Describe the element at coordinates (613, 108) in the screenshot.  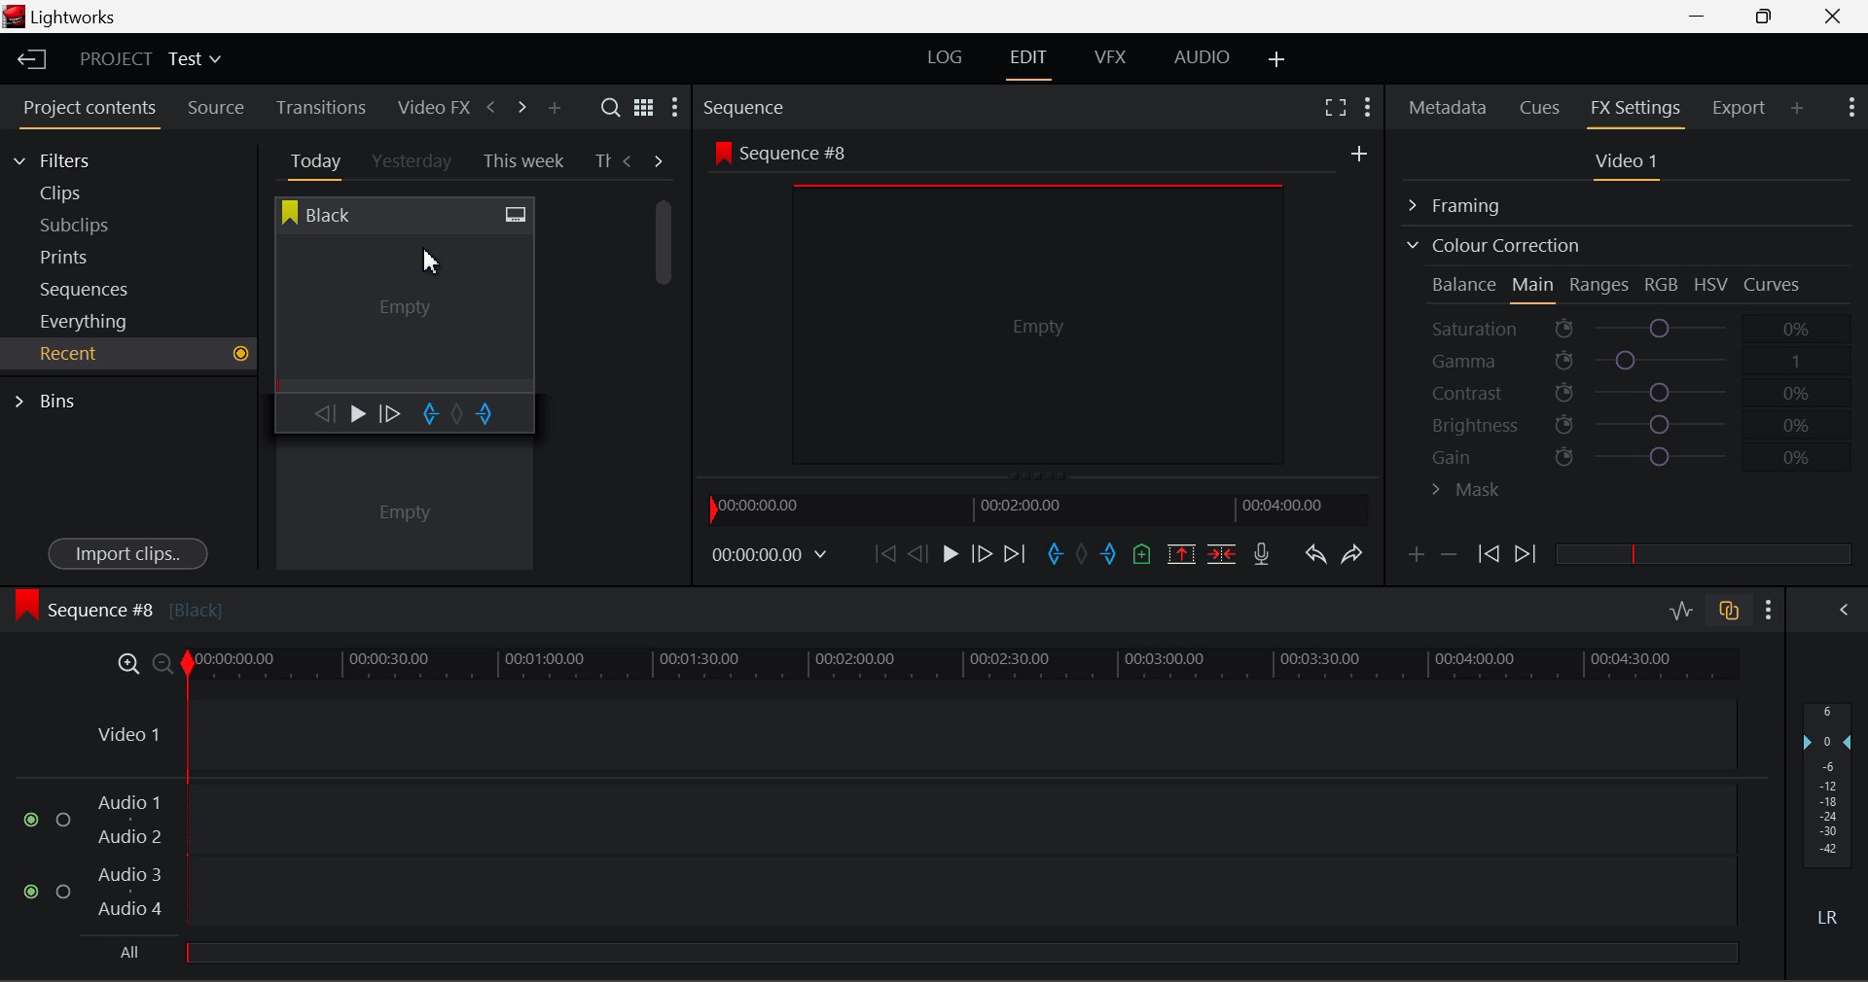
I see `Search` at that location.